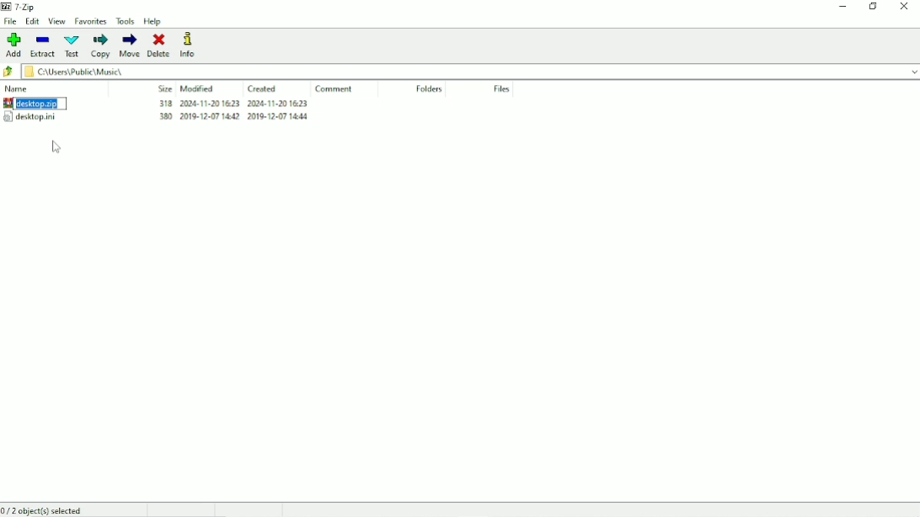 This screenshot has width=920, height=517. What do you see at coordinates (99, 47) in the screenshot?
I see `Copy` at bounding box center [99, 47].